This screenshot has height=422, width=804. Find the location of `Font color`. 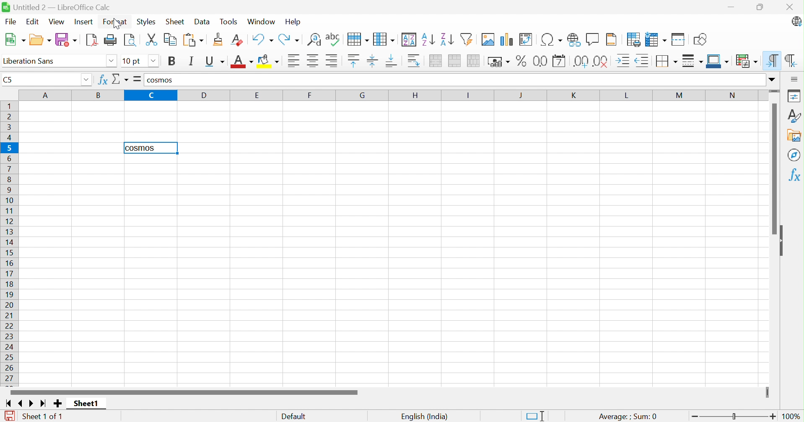

Font color is located at coordinates (242, 61).